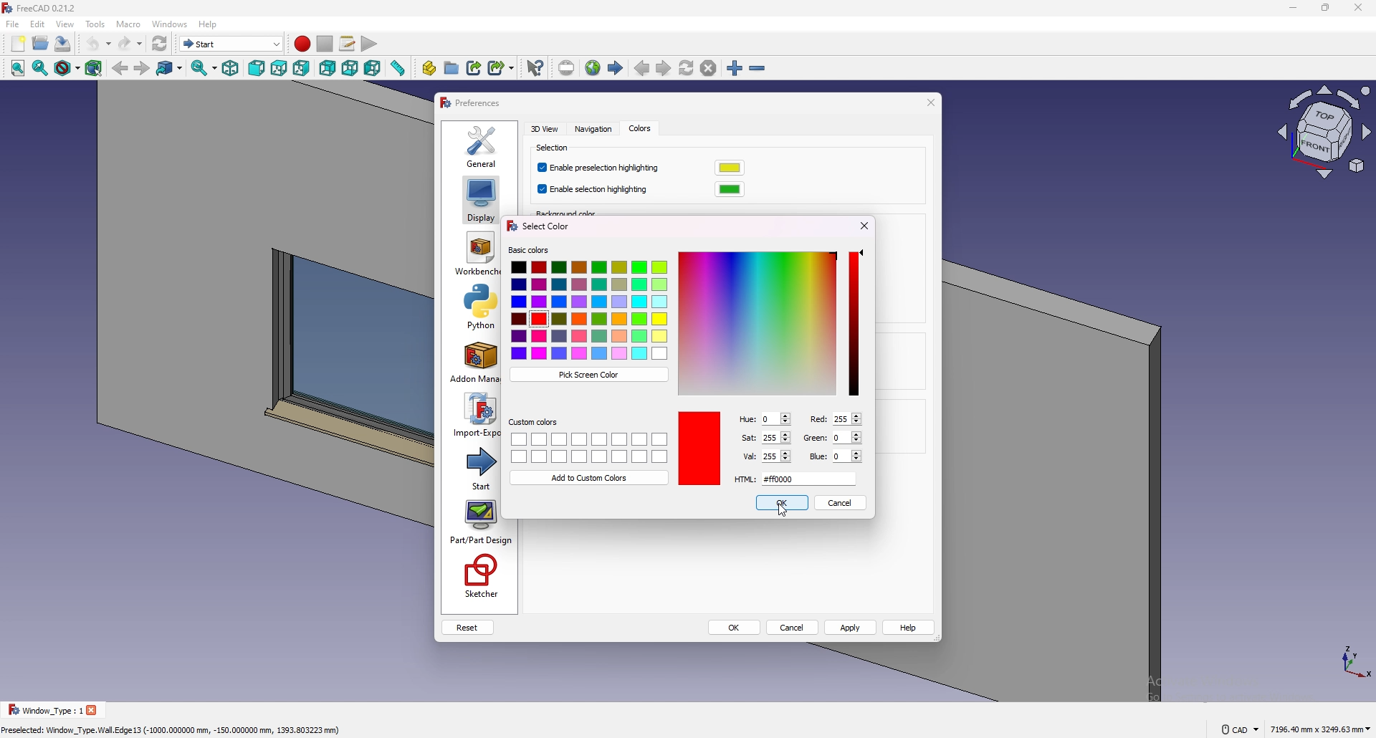  What do you see at coordinates (730, 168) in the screenshot?
I see `preselection highlighting color` at bounding box center [730, 168].